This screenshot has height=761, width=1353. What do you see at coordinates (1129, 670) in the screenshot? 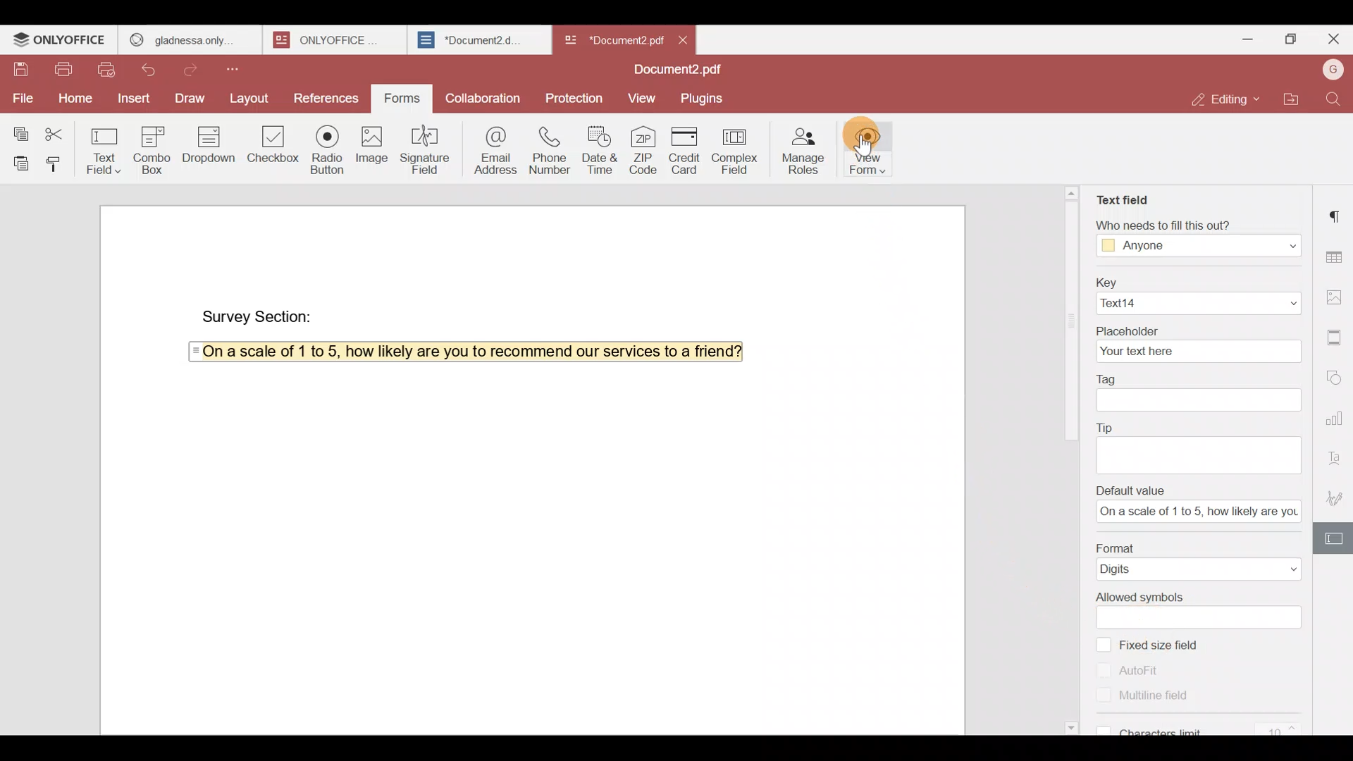
I see `Autofit` at bounding box center [1129, 670].